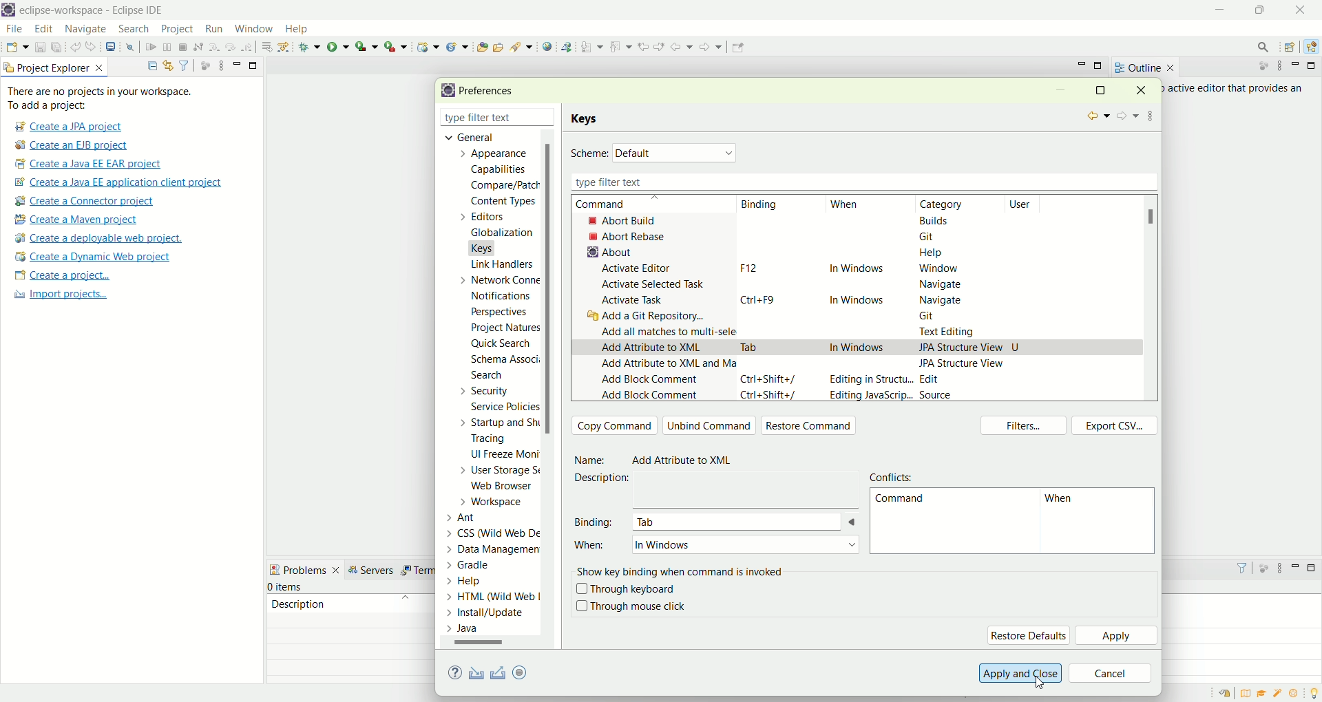 The image size is (1322, 702). I want to click on focus on active task, so click(1263, 567).